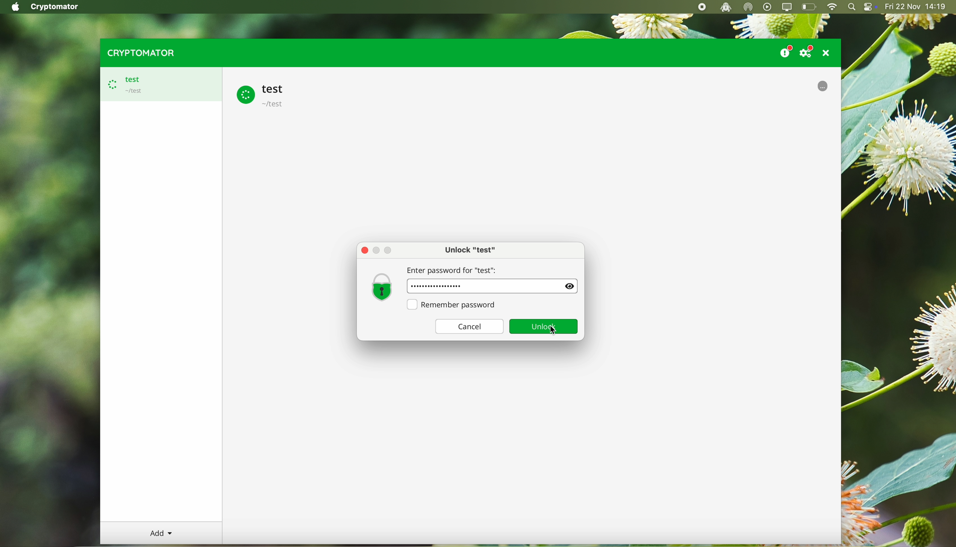  What do you see at coordinates (554, 330) in the screenshot?
I see `click on unlock button` at bounding box center [554, 330].